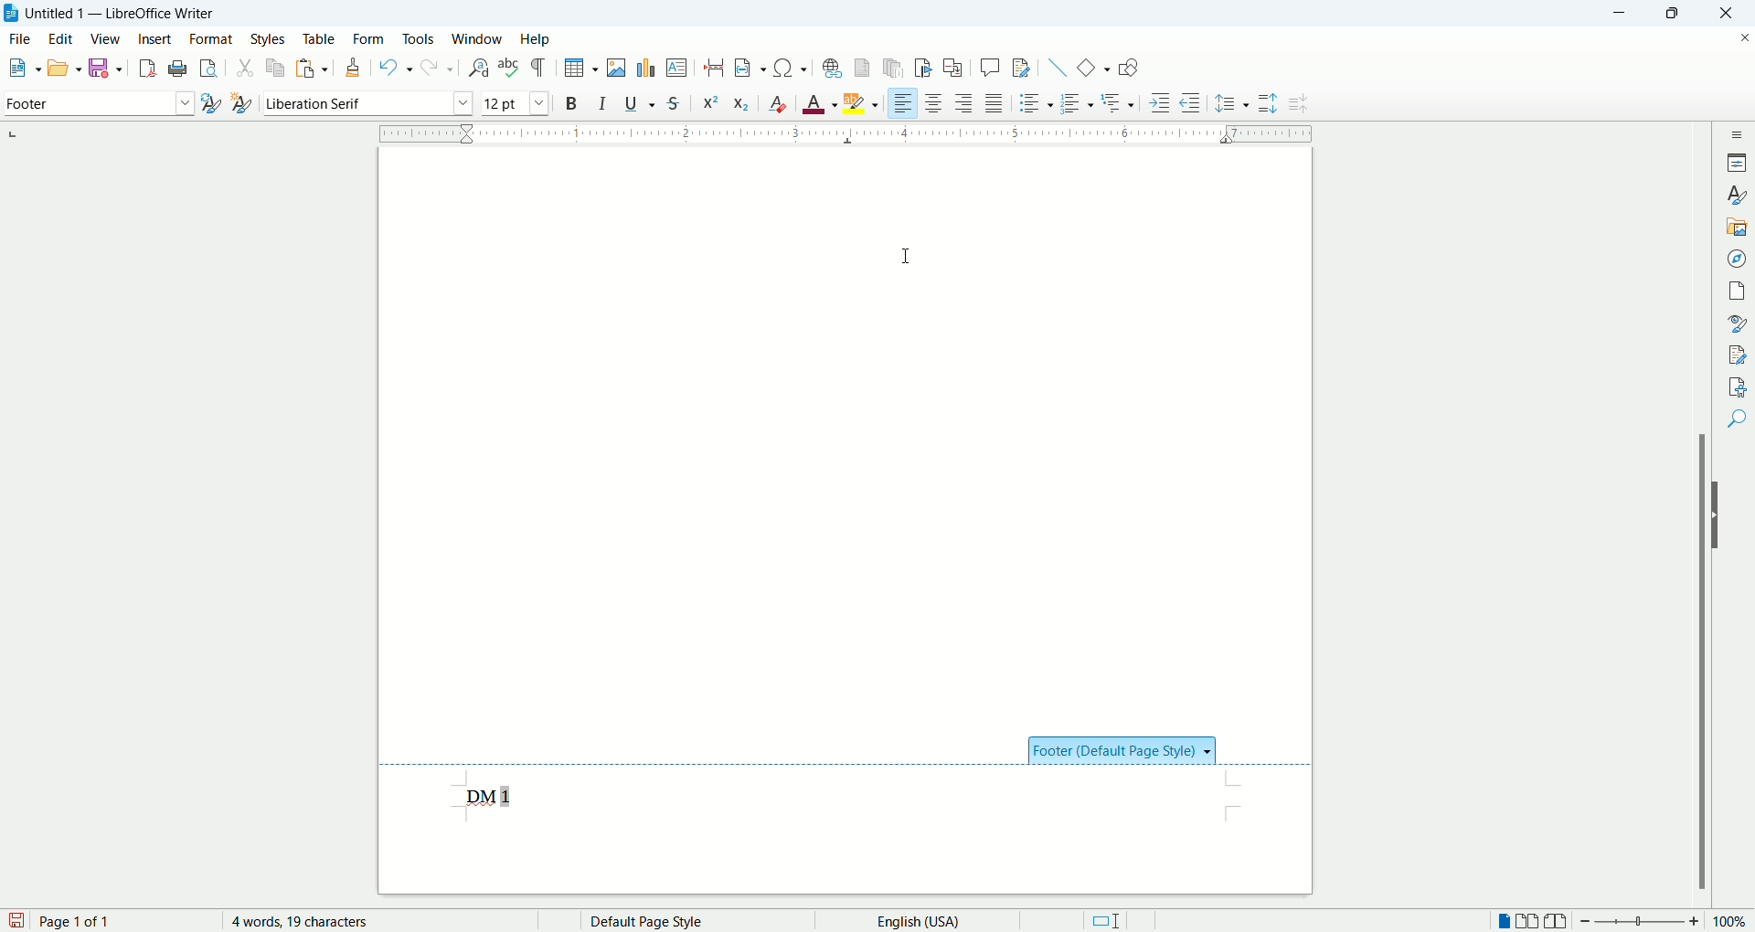 This screenshot has width=1755, height=932. I want to click on zoom percent, so click(1731, 923).